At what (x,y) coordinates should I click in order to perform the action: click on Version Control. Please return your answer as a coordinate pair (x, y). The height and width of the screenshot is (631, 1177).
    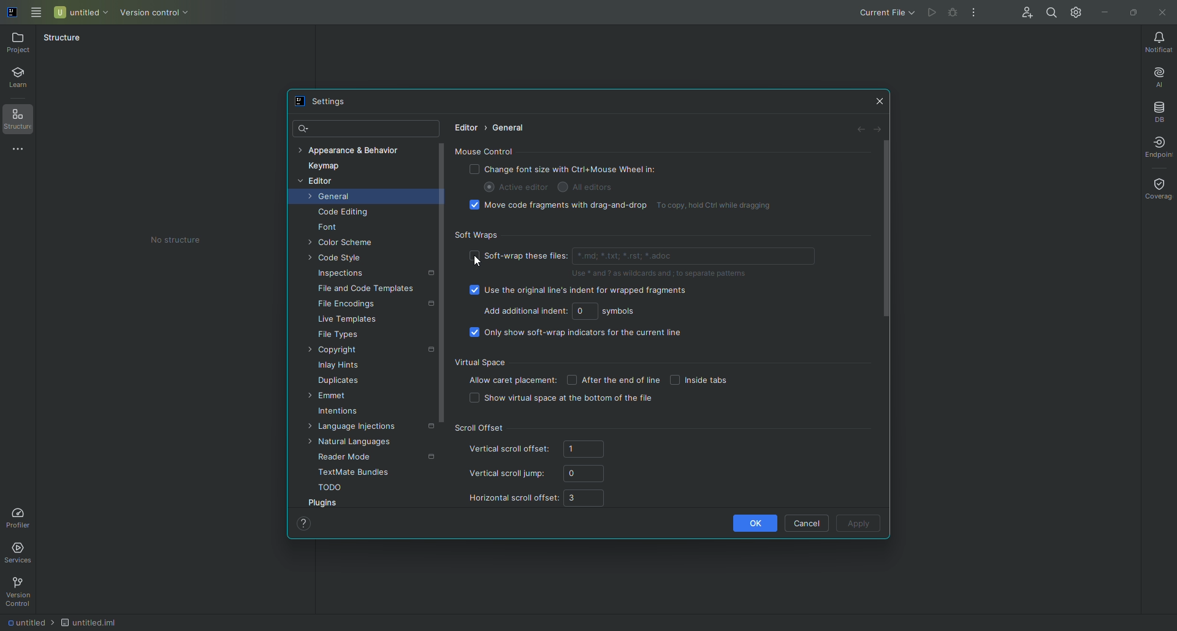
    Looking at the image, I should click on (22, 591).